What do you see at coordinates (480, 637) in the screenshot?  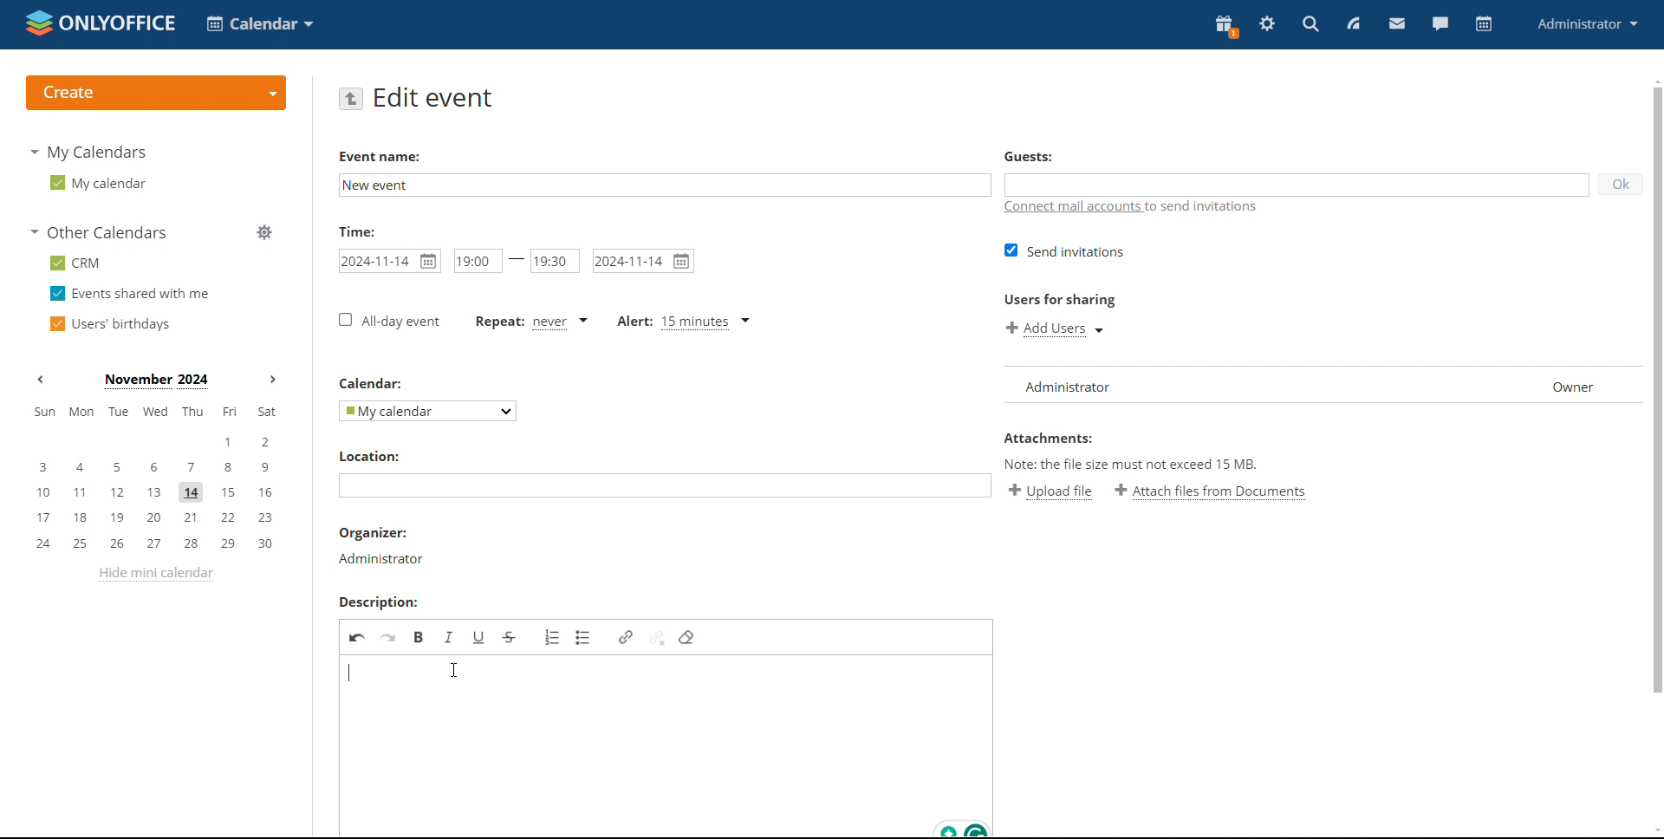 I see `underline` at bounding box center [480, 637].